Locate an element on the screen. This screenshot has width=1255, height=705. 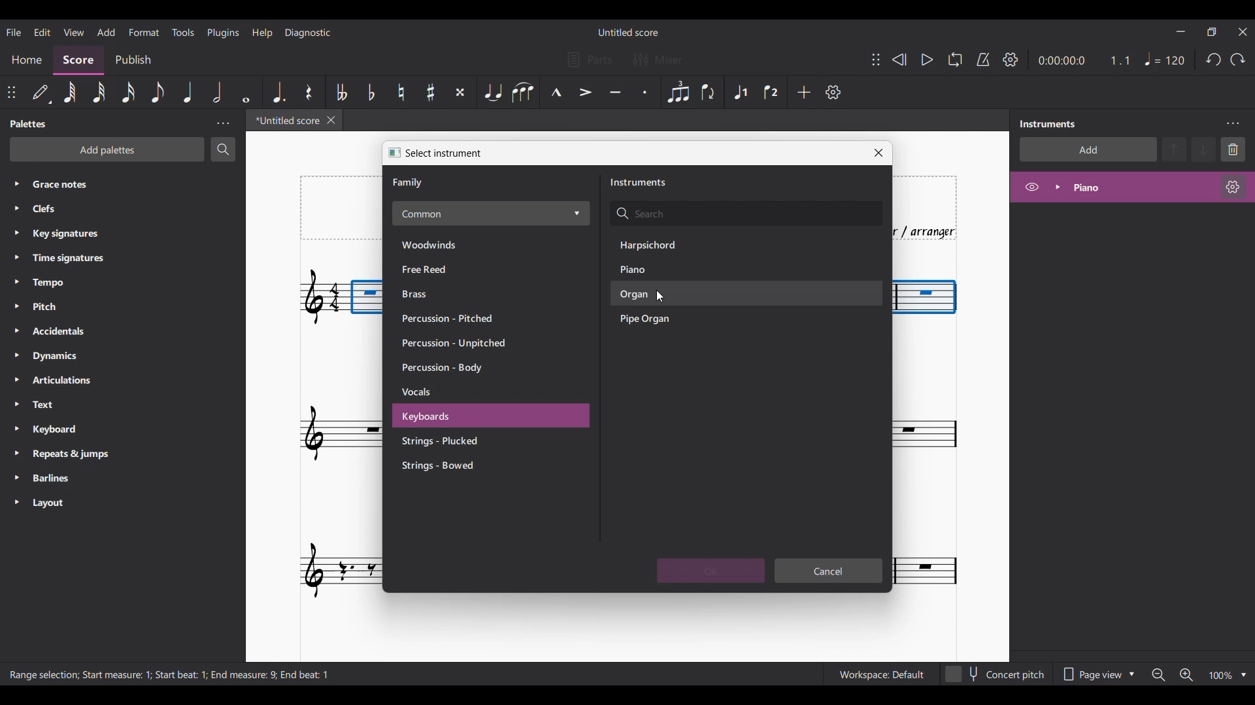
Delete is located at coordinates (1233, 149).